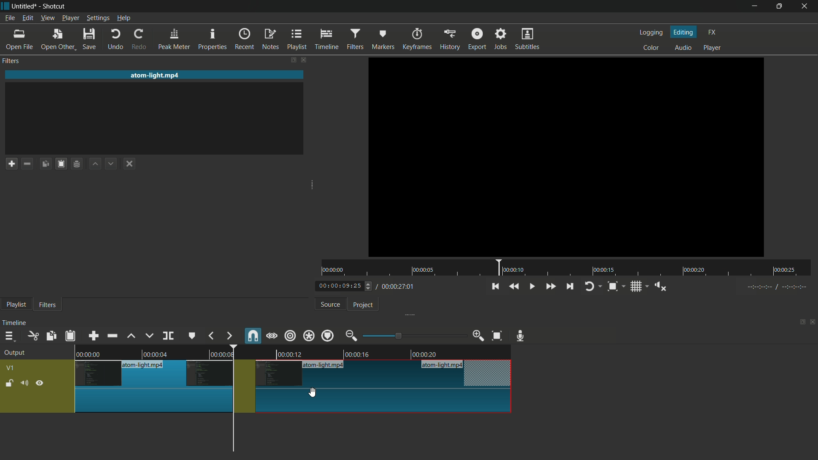 The height and width of the screenshot is (460, 818). Describe the element at coordinates (90, 39) in the screenshot. I see `save` at that location.